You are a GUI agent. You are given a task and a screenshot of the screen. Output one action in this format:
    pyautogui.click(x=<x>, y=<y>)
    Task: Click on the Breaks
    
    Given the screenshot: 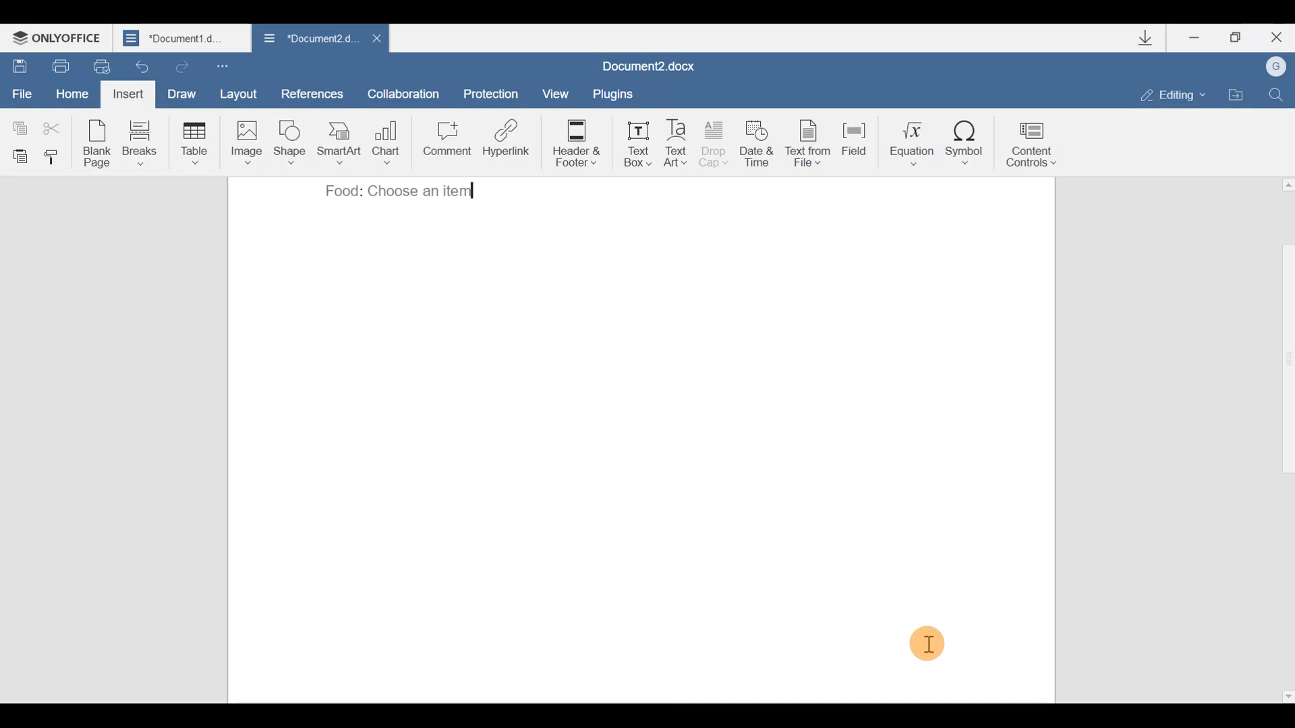 What is the action you would take?
    pyautogui.click(x=138, y=143)
    